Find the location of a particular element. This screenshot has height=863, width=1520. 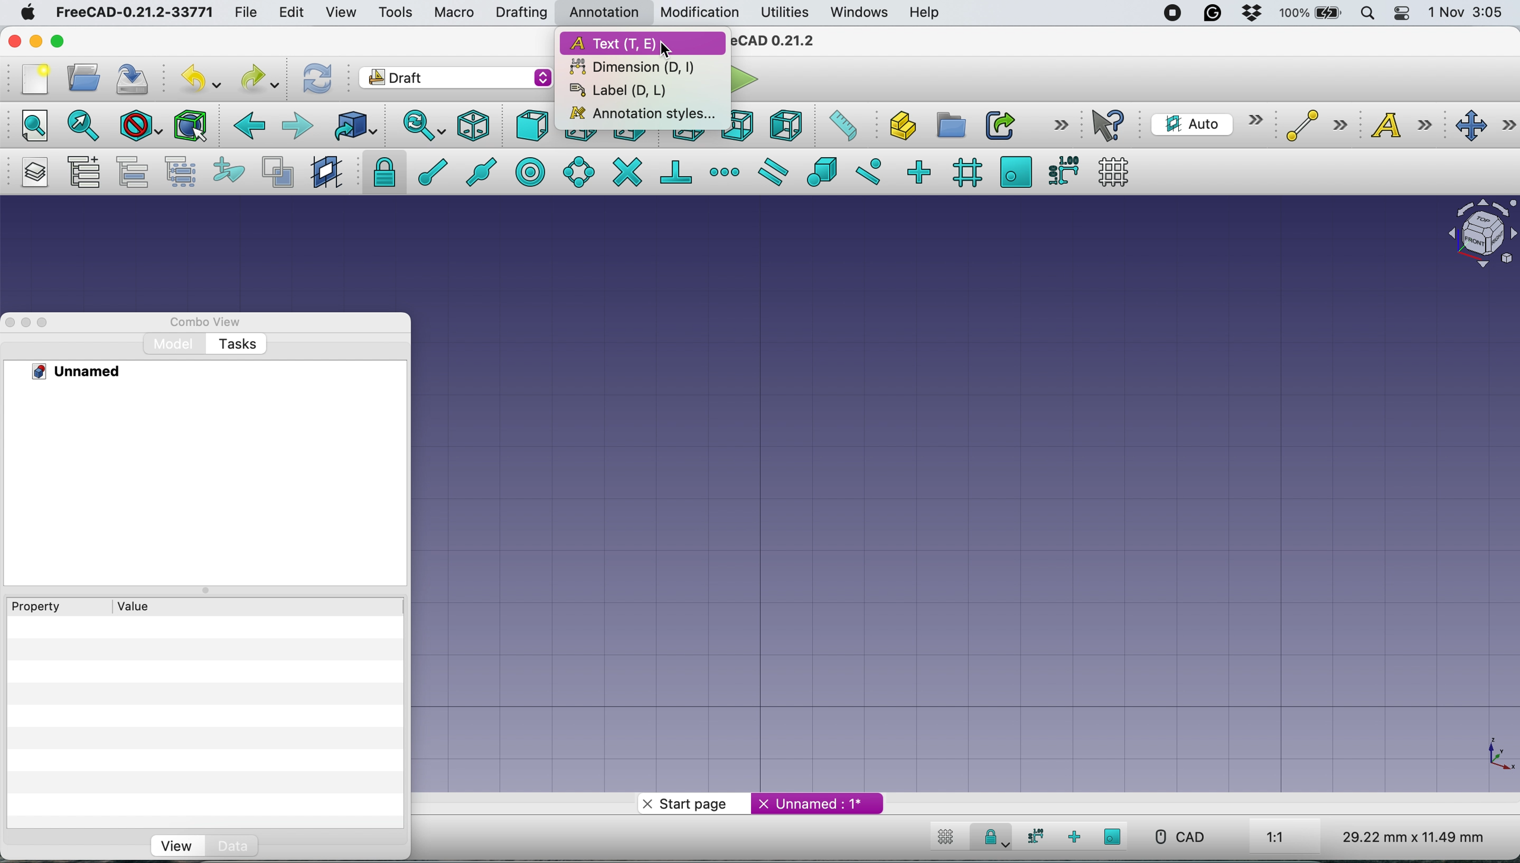

what's this is located at coordinates (1113, 124).